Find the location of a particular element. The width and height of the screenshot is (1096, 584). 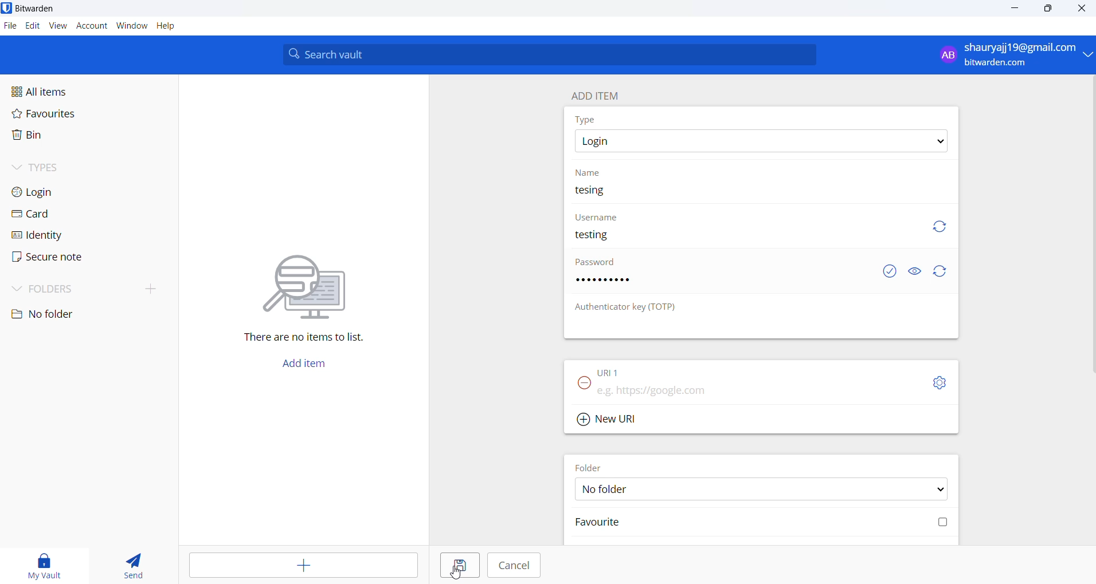

Mark favourite is located at coordinates (761, 525).